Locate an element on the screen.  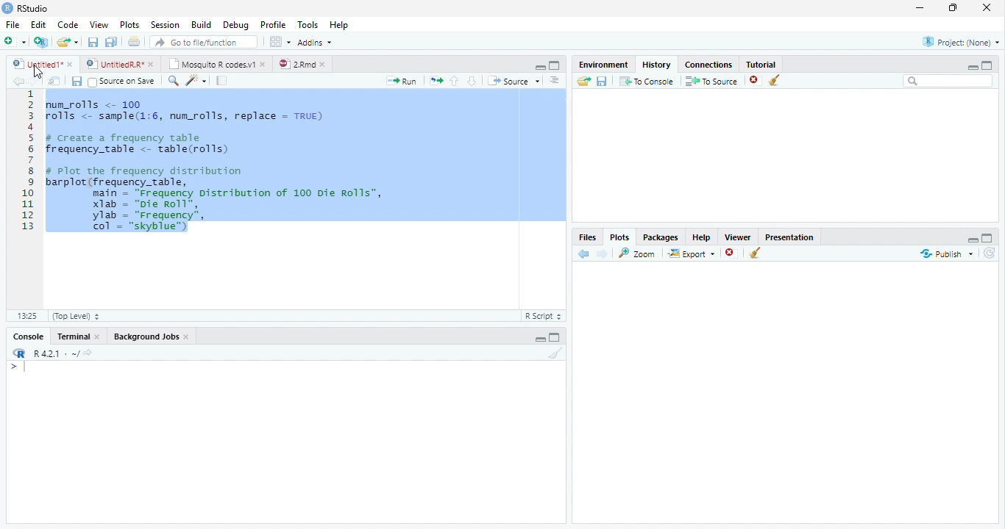
(Top Level) is located at coordinates (76, 316).